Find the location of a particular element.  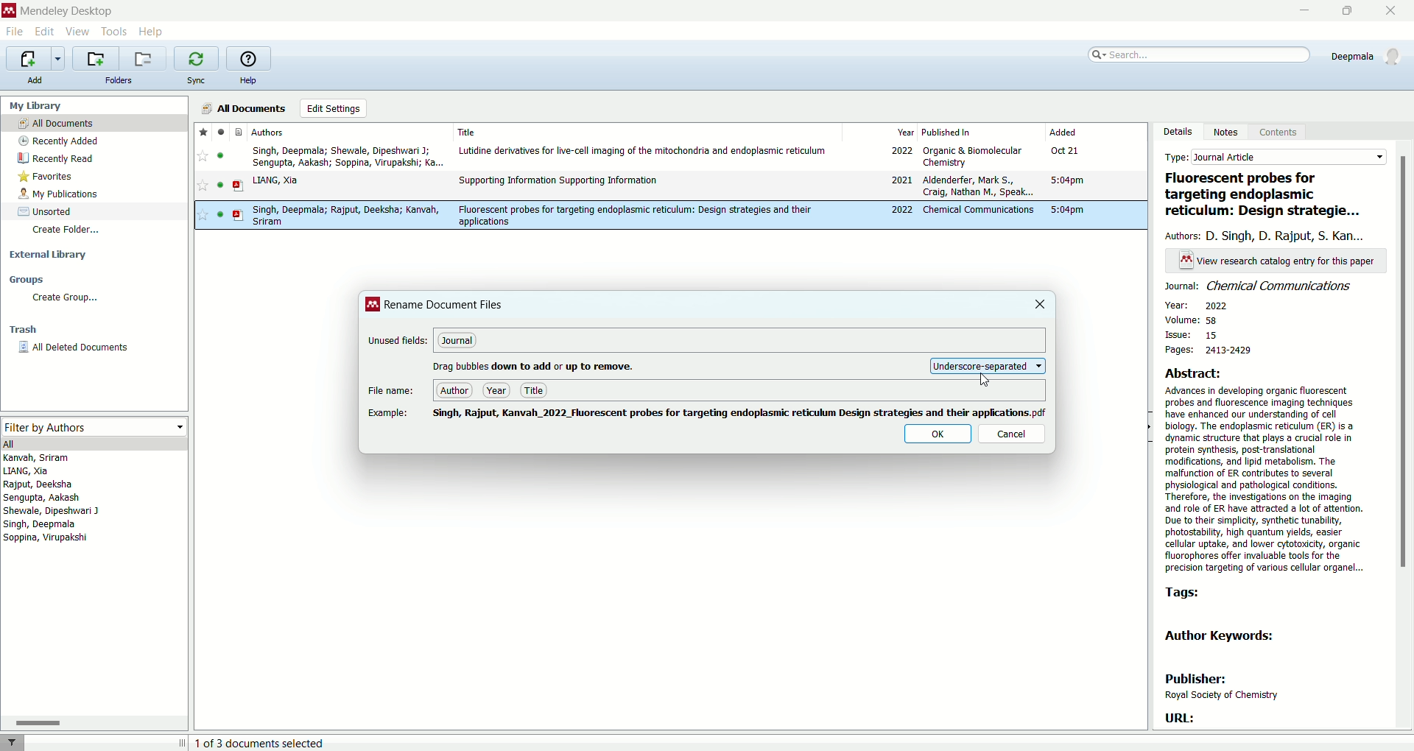

tags is located at coordinates (1190, 593).